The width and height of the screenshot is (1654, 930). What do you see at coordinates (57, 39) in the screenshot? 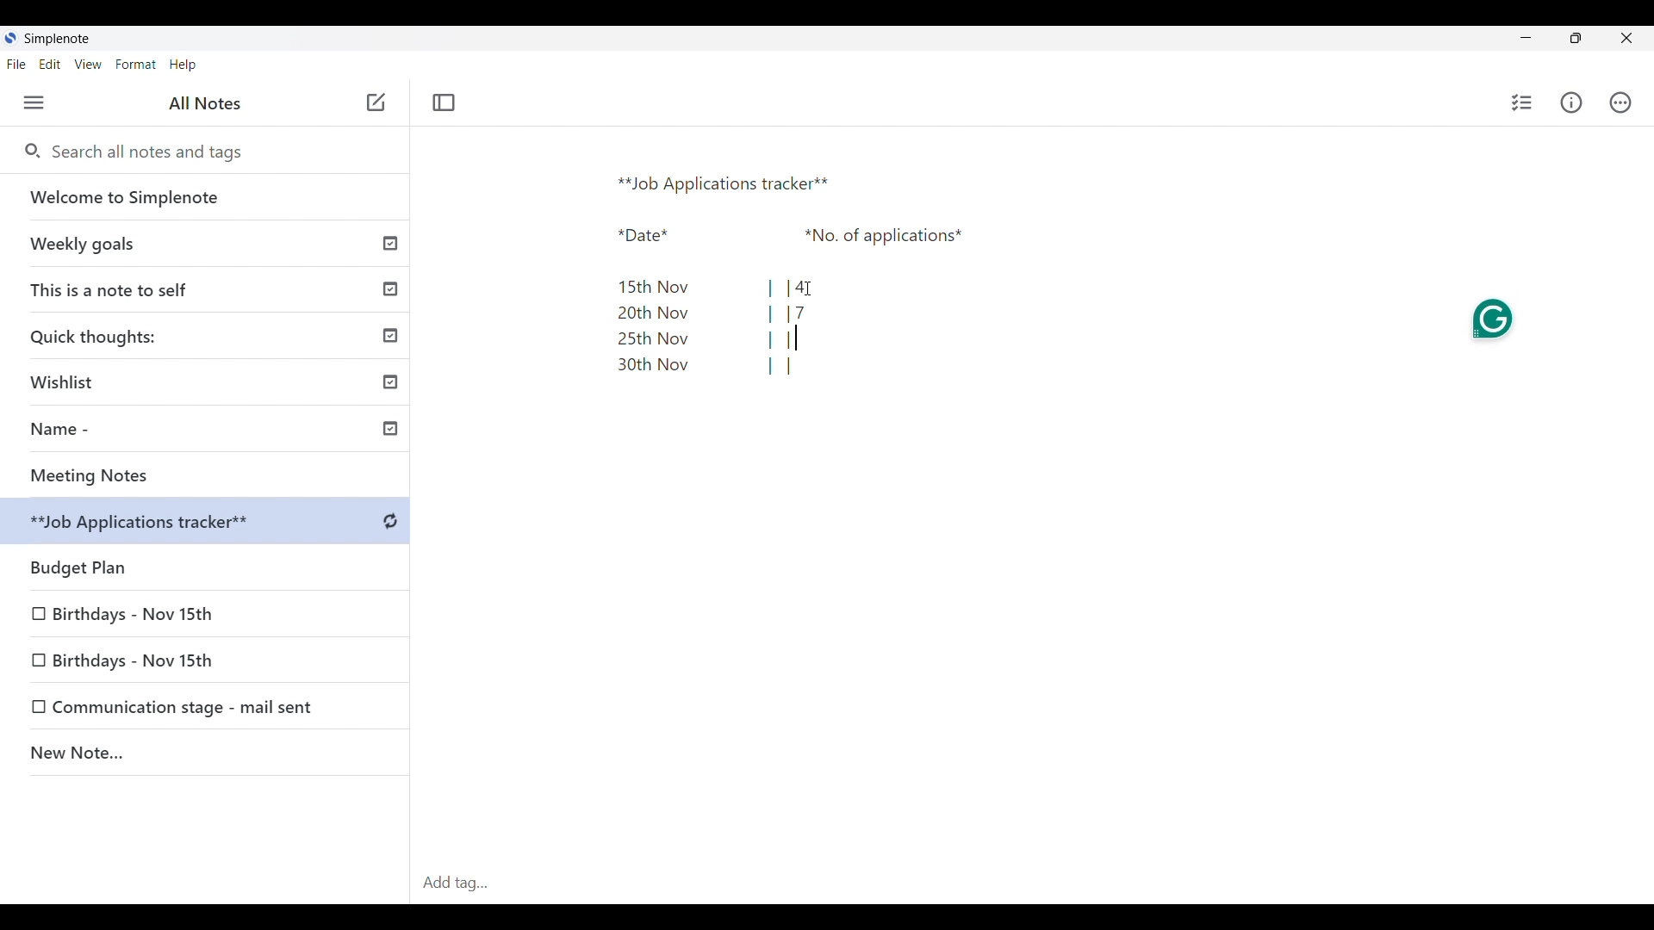
I see `Software name` at bounding box center [57, 39].